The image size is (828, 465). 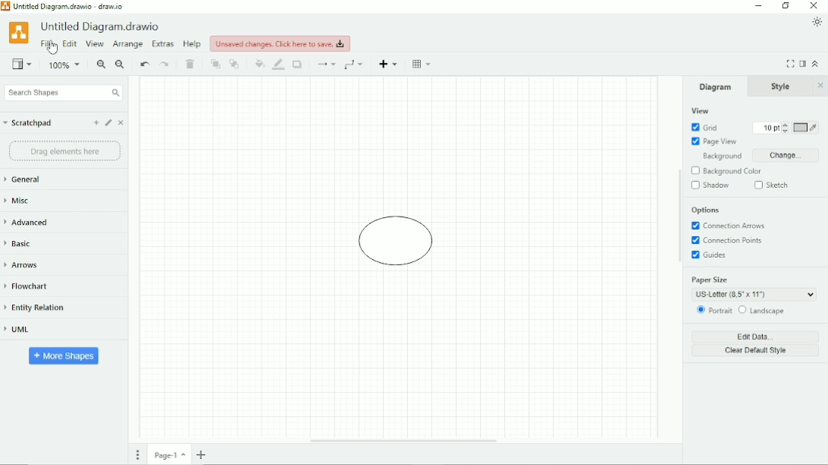 What do you see at coordinates (163, 44) in the screenshot?
I see `Extras` at bounding box center [163, 44].